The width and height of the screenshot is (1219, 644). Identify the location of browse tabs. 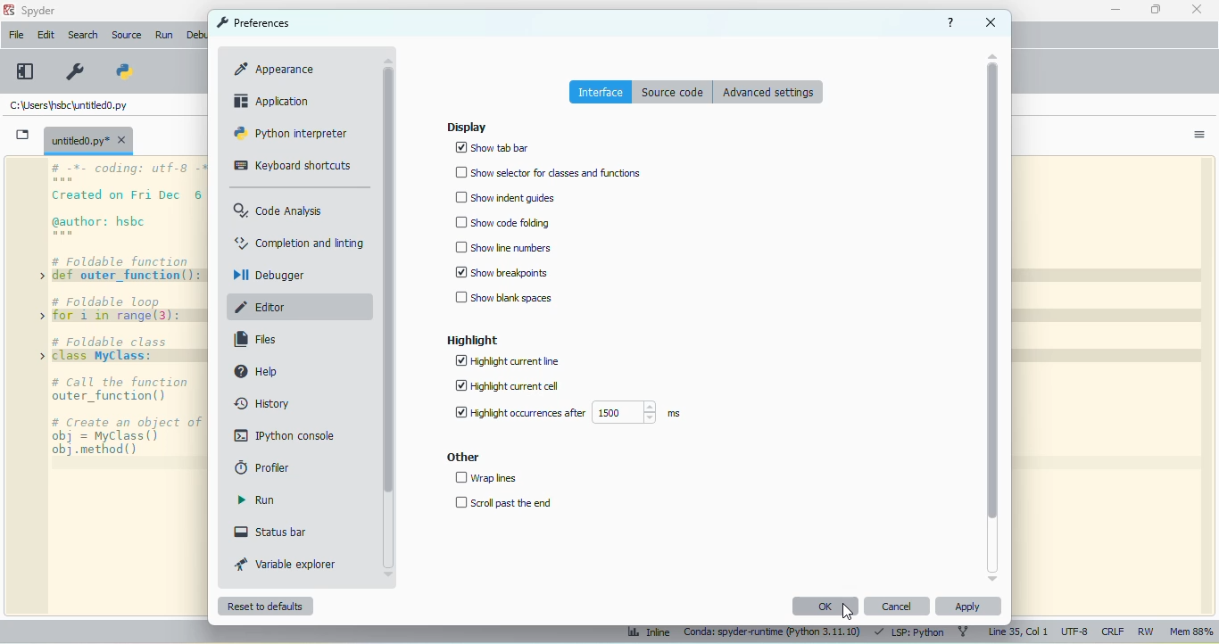
(23, 135).